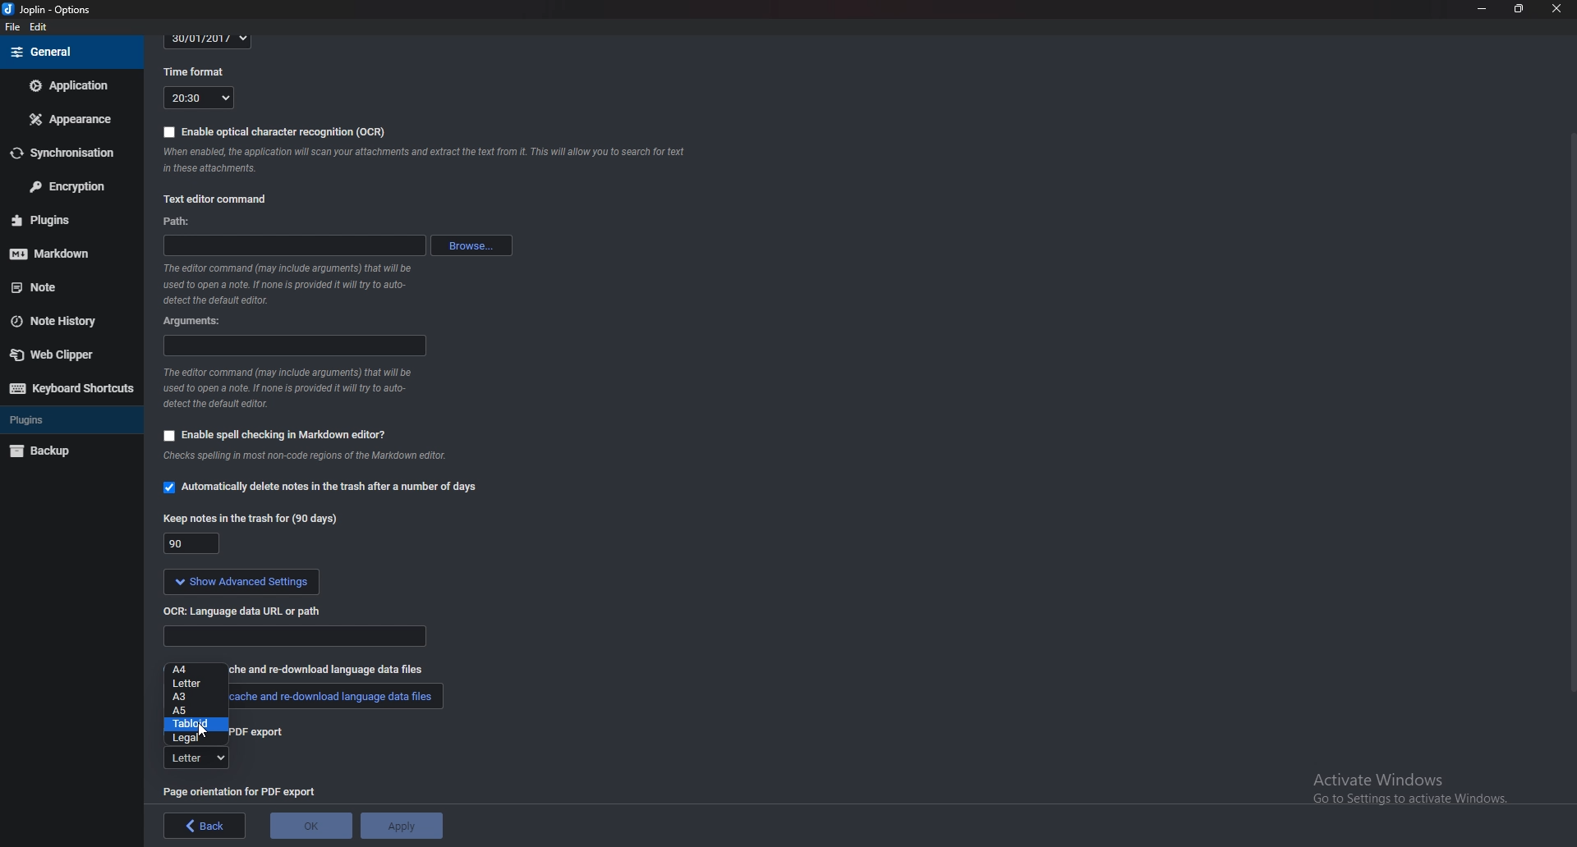 The width and height of the screenshot is (1577, 847). What do you see at coordinates (63, 219) in the screenshot?
I see `Plugins` at bounding box center [63, 219].